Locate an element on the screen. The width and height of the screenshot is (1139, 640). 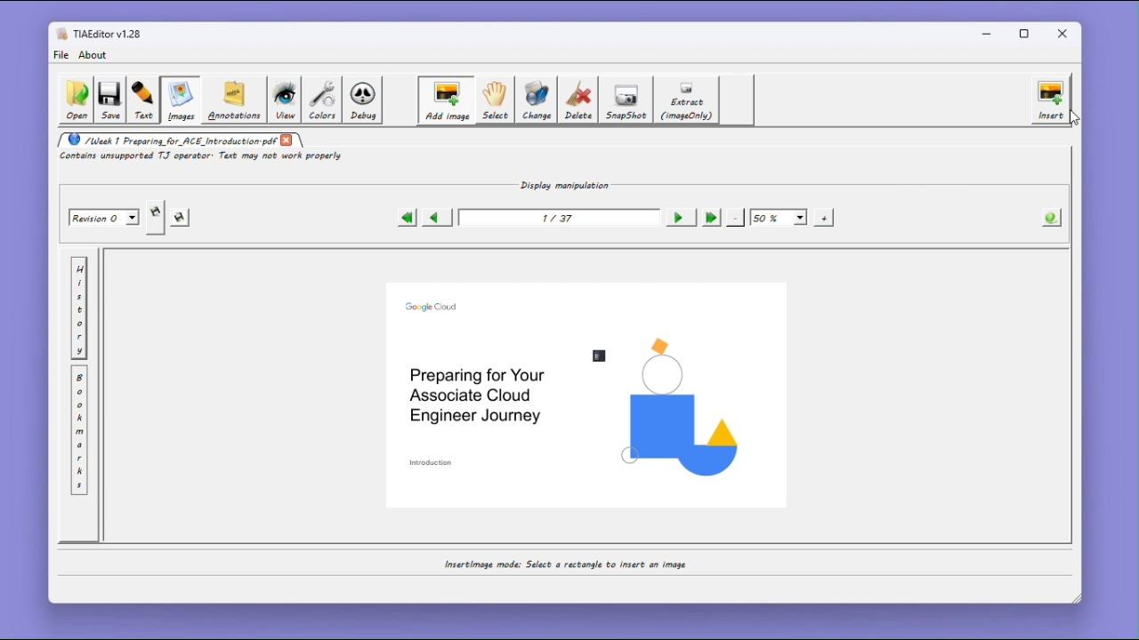
minimize  is located at coordinates (987, 33).